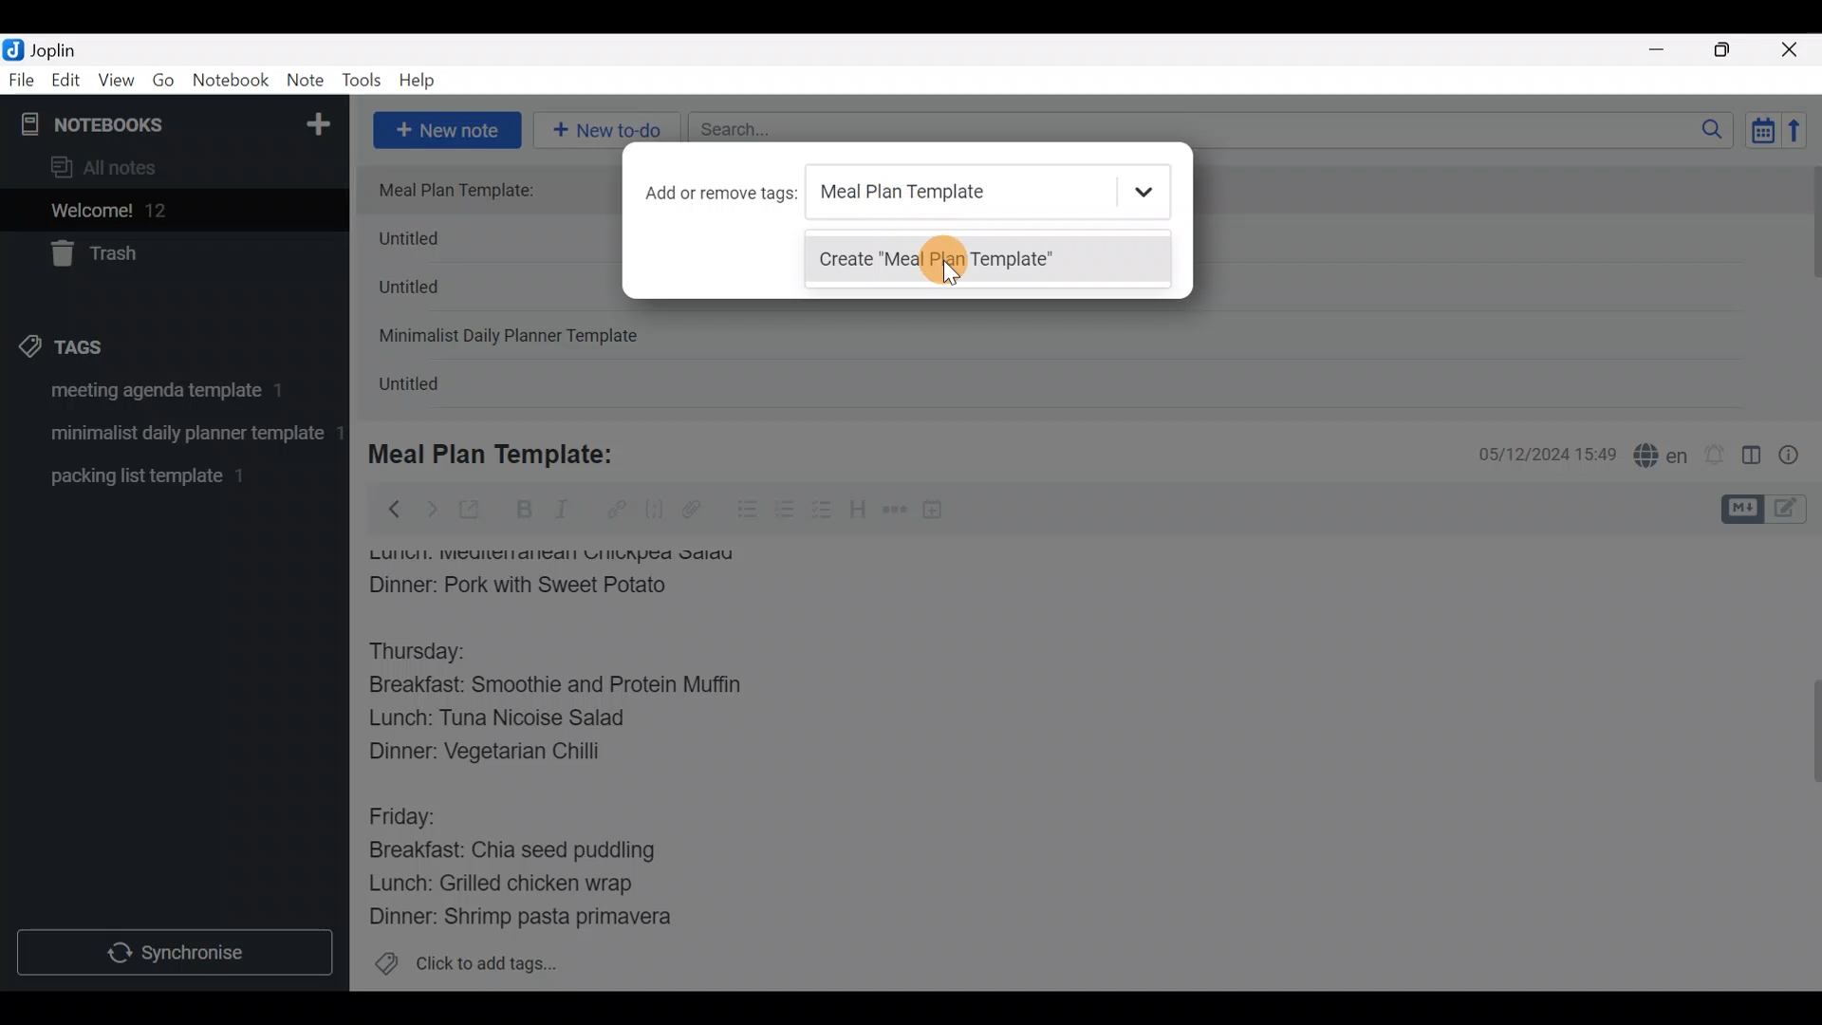 This screenshot has width=1822, height=1025. I want to click on Untitled, so click(435, 293).